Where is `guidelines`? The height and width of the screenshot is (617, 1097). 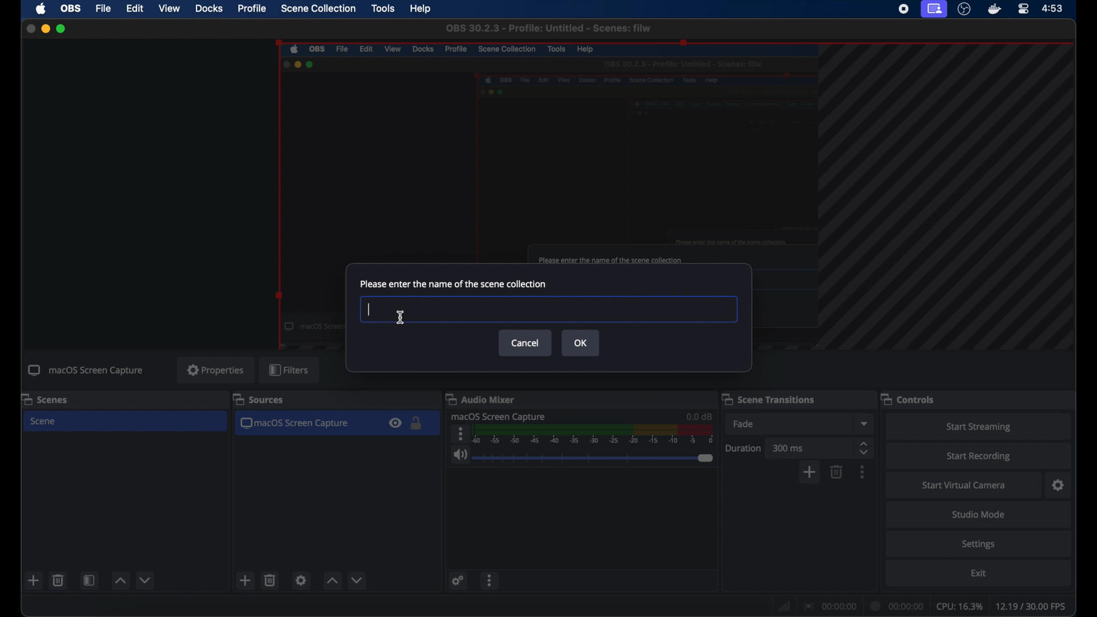 guidelines is located at coordinates (951, 200).